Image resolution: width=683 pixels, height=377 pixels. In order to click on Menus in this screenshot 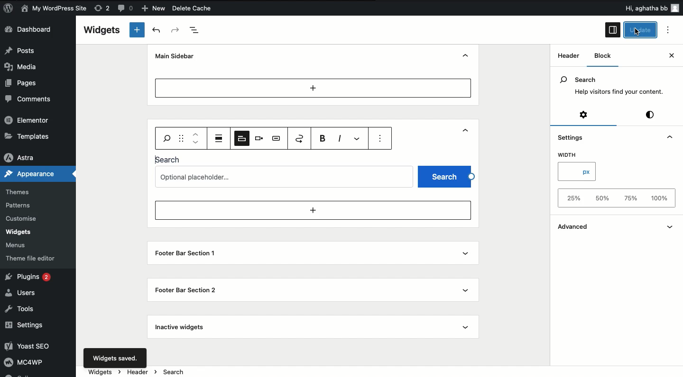, I will do `click(21, 244)`.